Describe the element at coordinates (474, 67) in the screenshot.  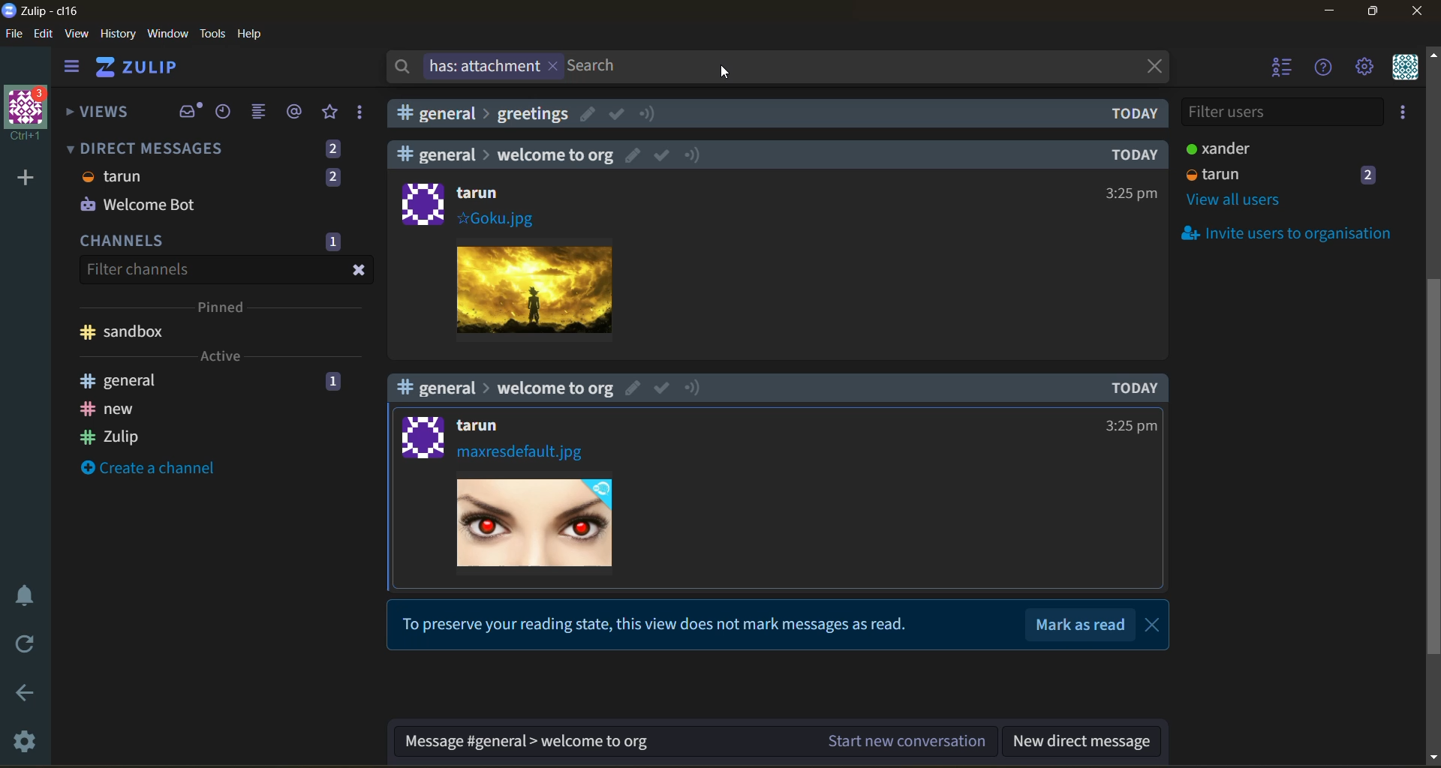
I see `has: attachment` at that location.